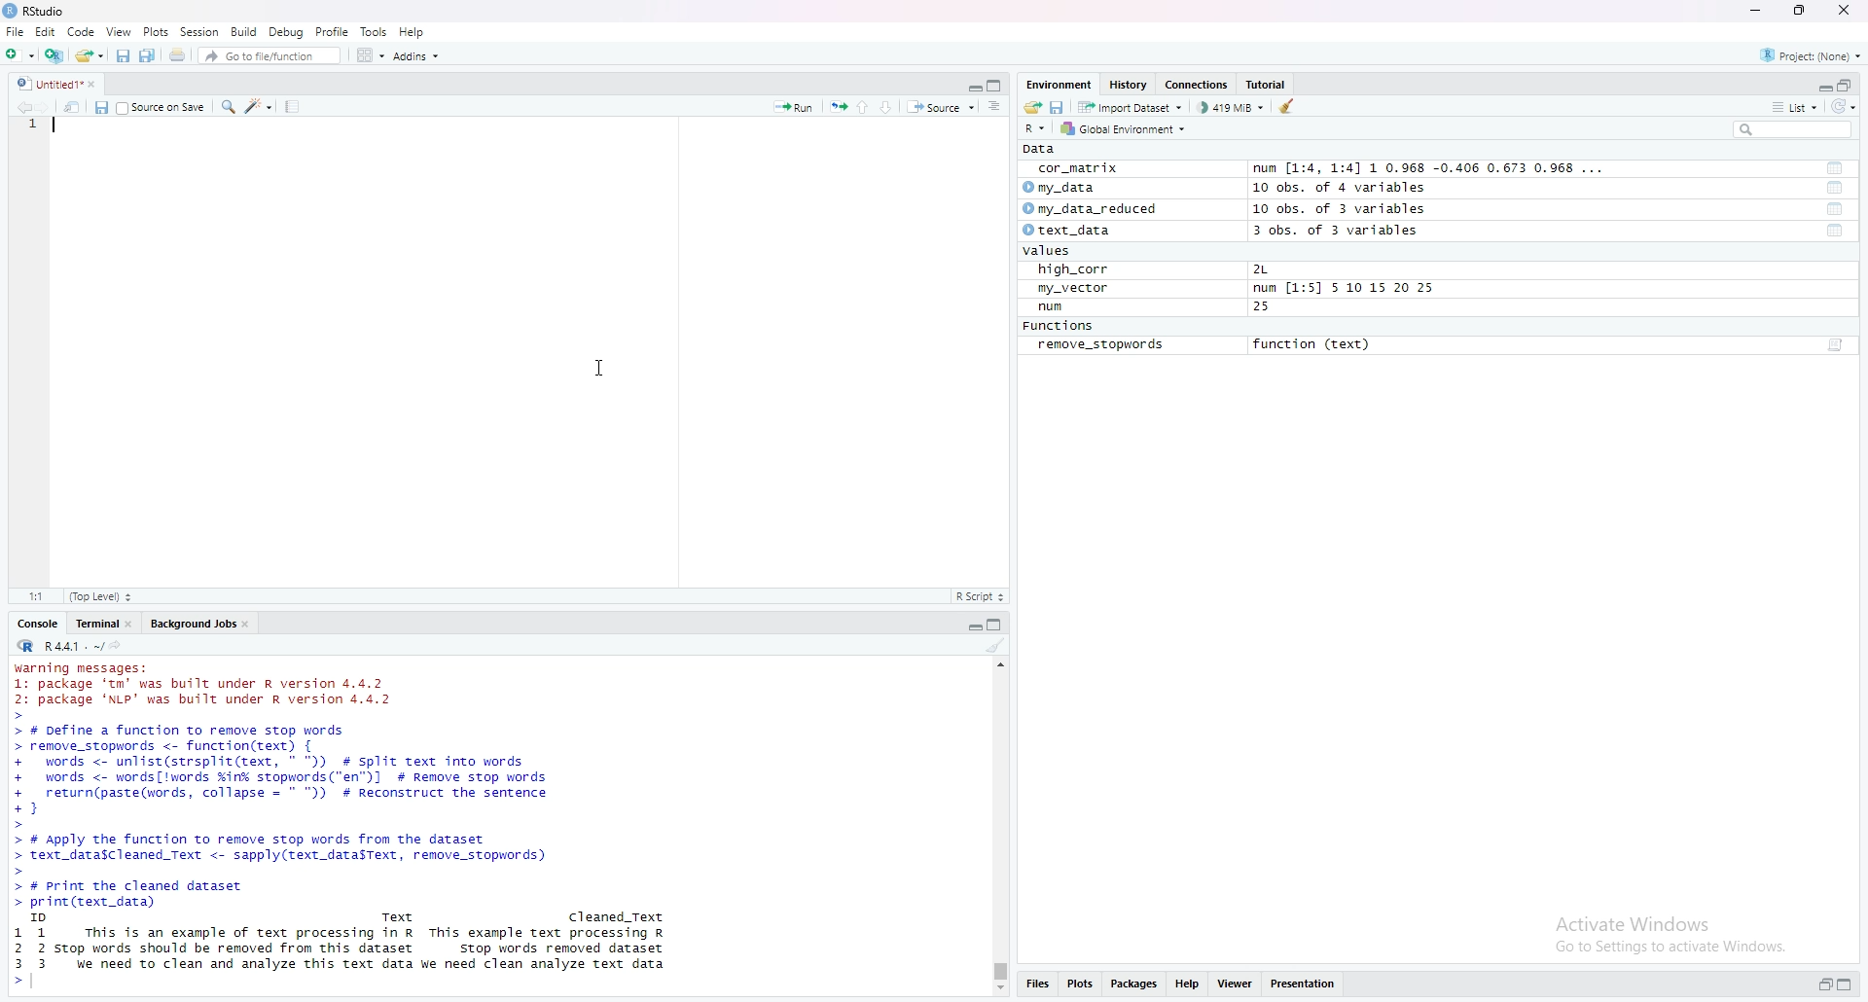 This screenshot has width=1868, height=1002. I want to click on , so click(46, 33).